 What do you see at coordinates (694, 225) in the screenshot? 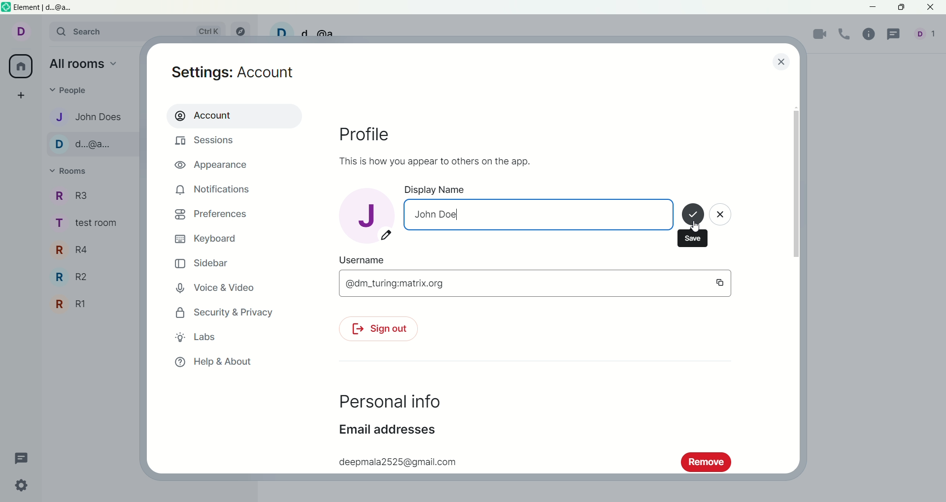
I see `cursor` at bounding box center [694, 225].